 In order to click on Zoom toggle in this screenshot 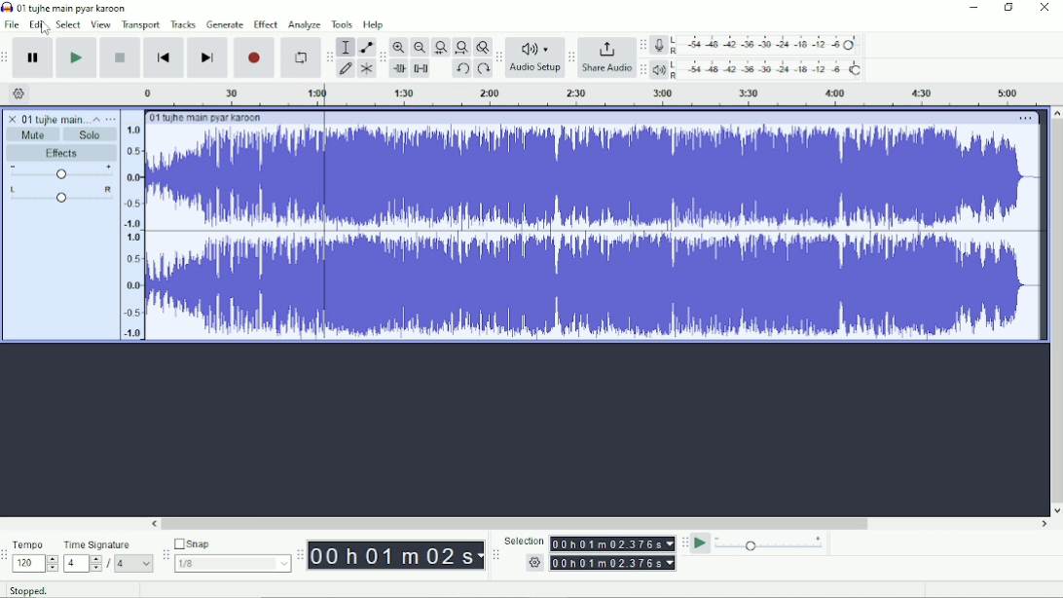, I will do `click(482, 47)`.